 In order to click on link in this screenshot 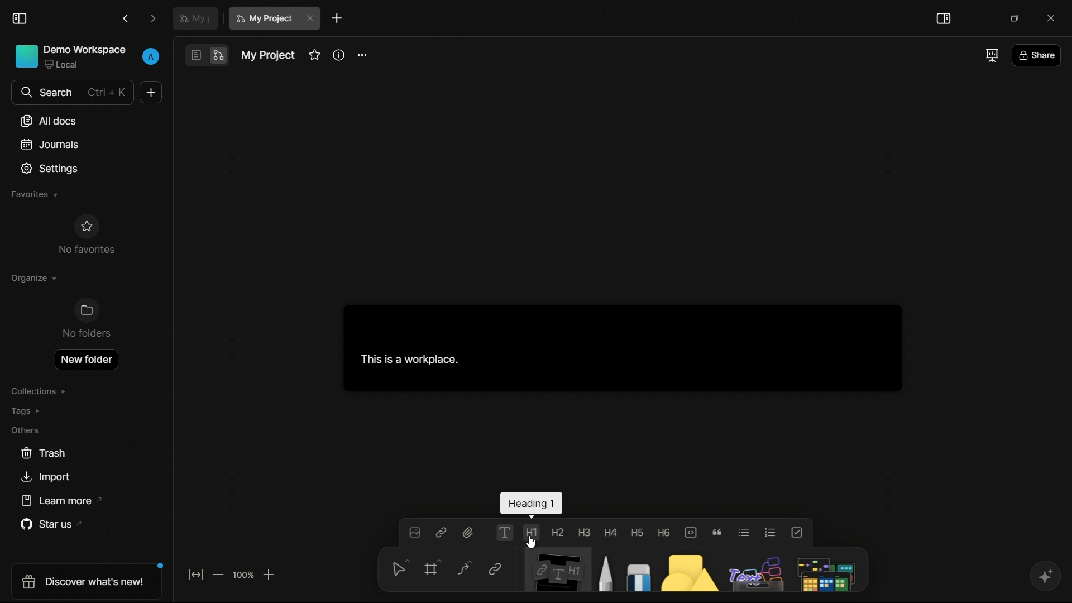, I will do `click(495, 569)`.